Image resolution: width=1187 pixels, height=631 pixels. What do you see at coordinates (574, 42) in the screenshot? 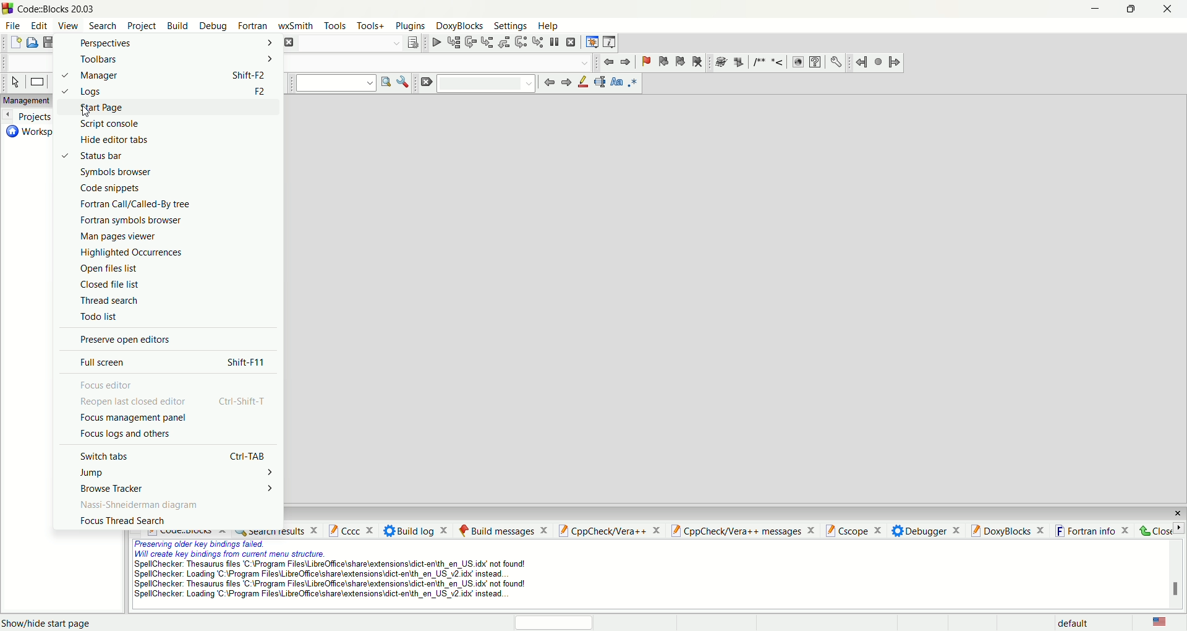
I see `stop debugger` at bounding box center [574, 42].